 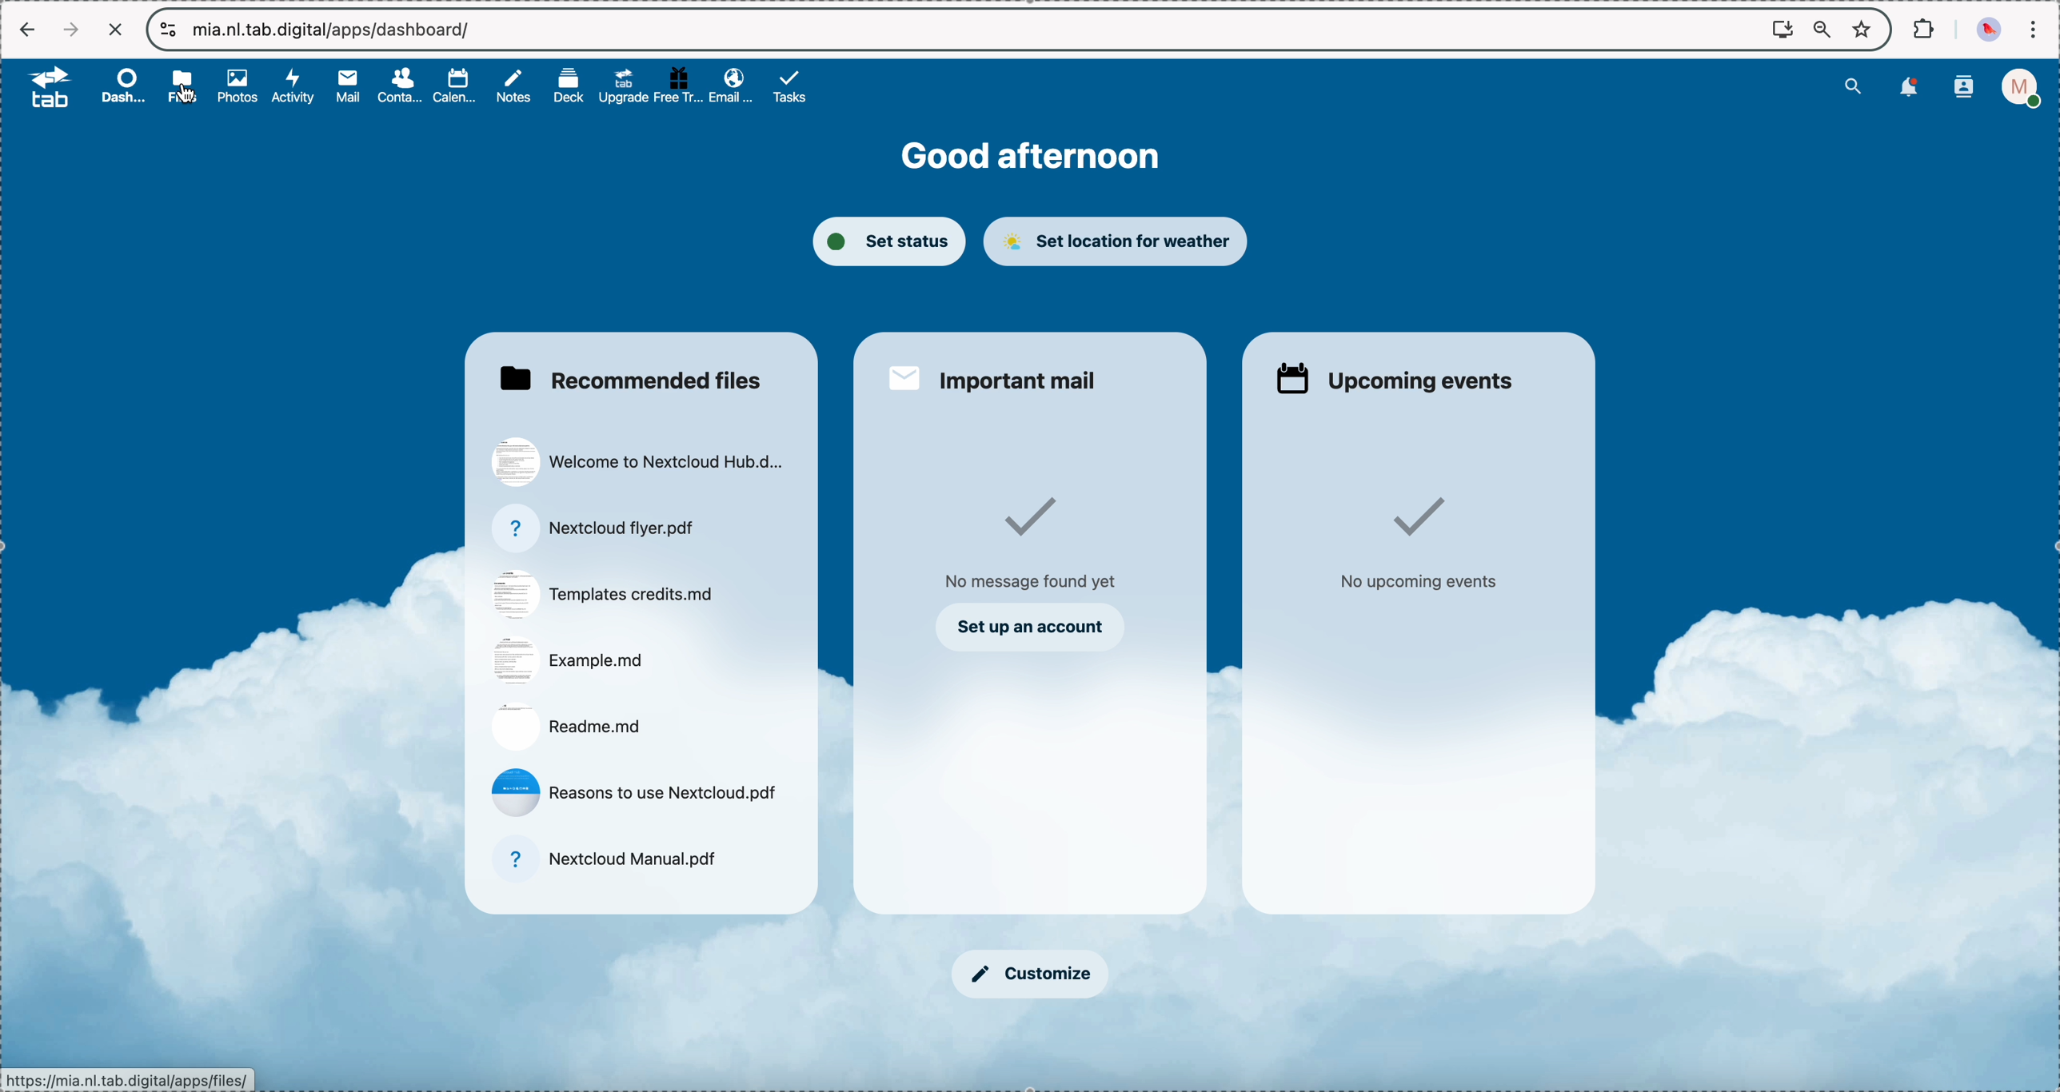 I want to click on set status button, so click(x=887, y=241).